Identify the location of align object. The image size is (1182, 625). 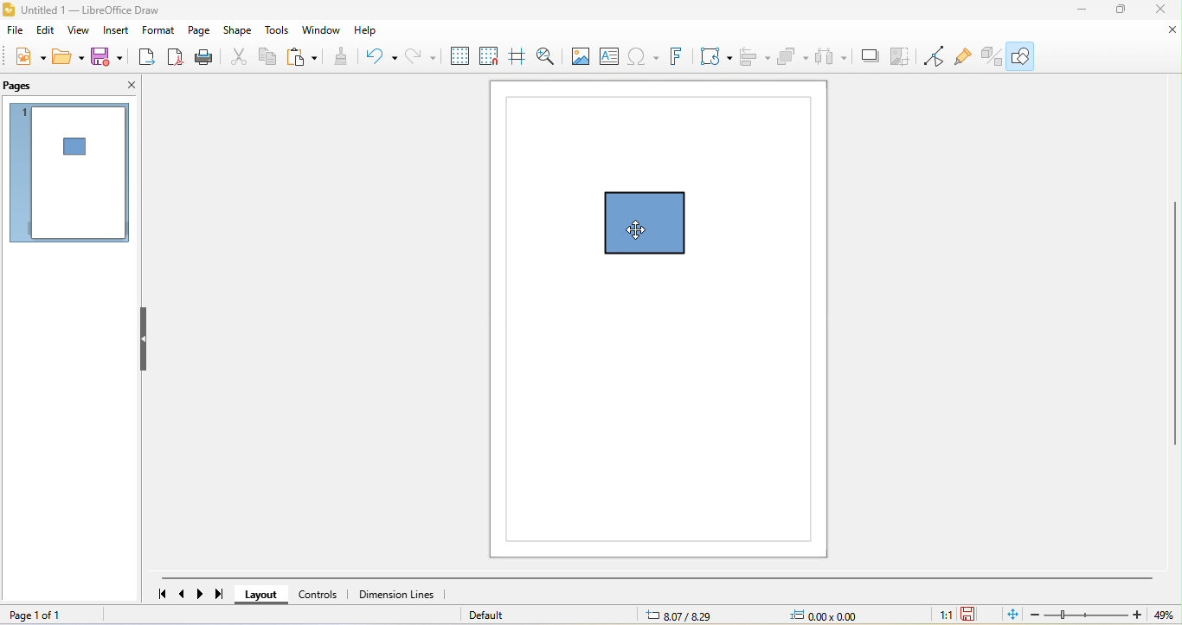
(757, 58).